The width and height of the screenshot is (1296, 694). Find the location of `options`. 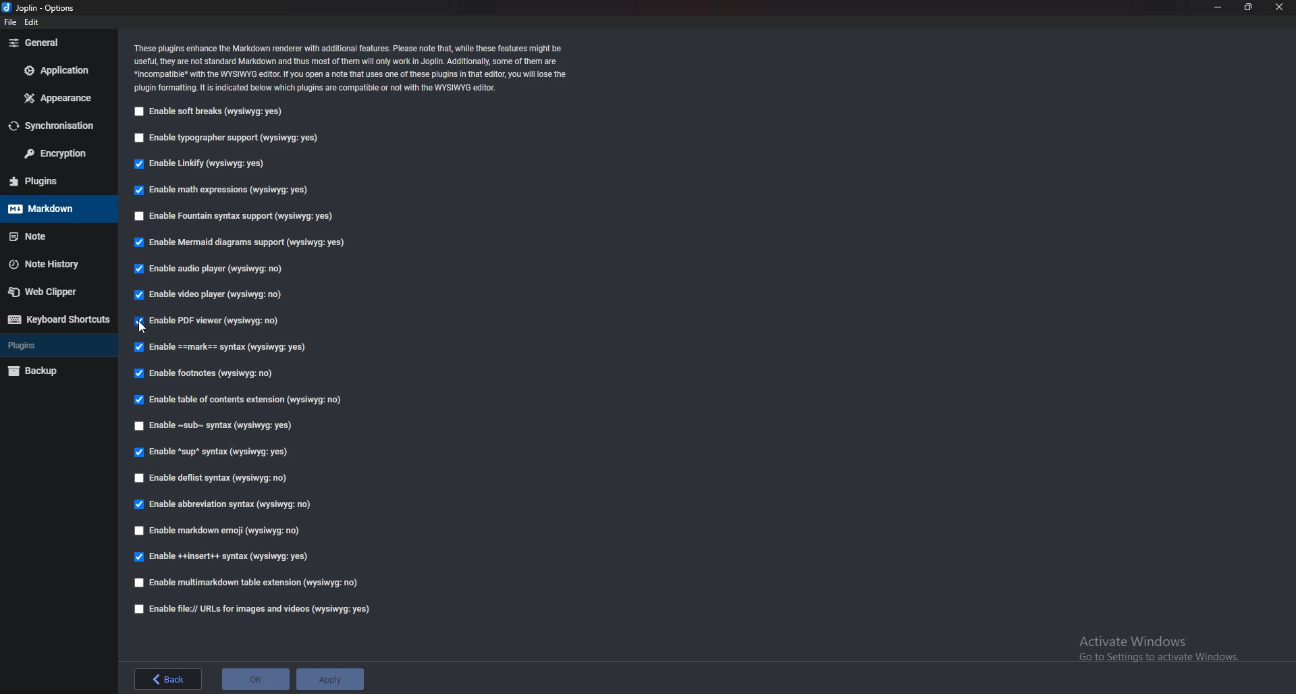

options is located at coordinates (44, 7).